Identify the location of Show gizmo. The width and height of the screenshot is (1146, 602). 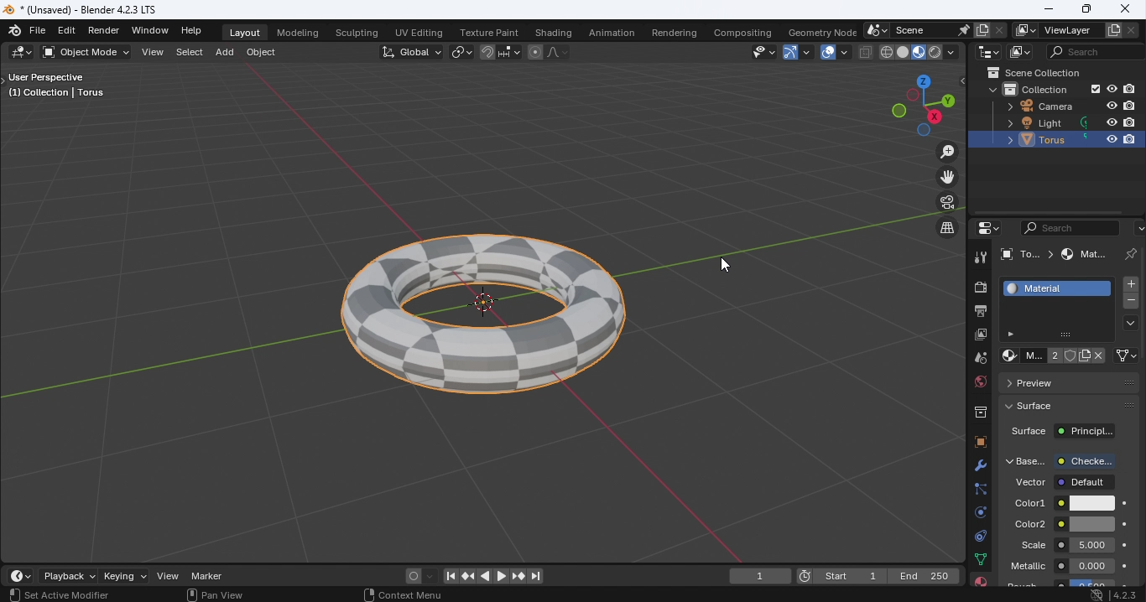
(799, 53).